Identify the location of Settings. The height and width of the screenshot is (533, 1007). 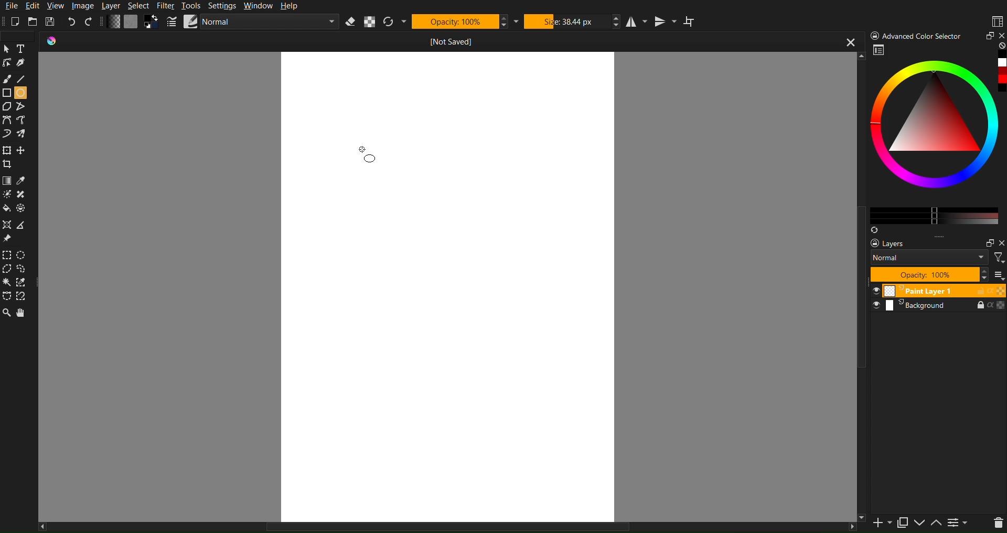
(224, 6).